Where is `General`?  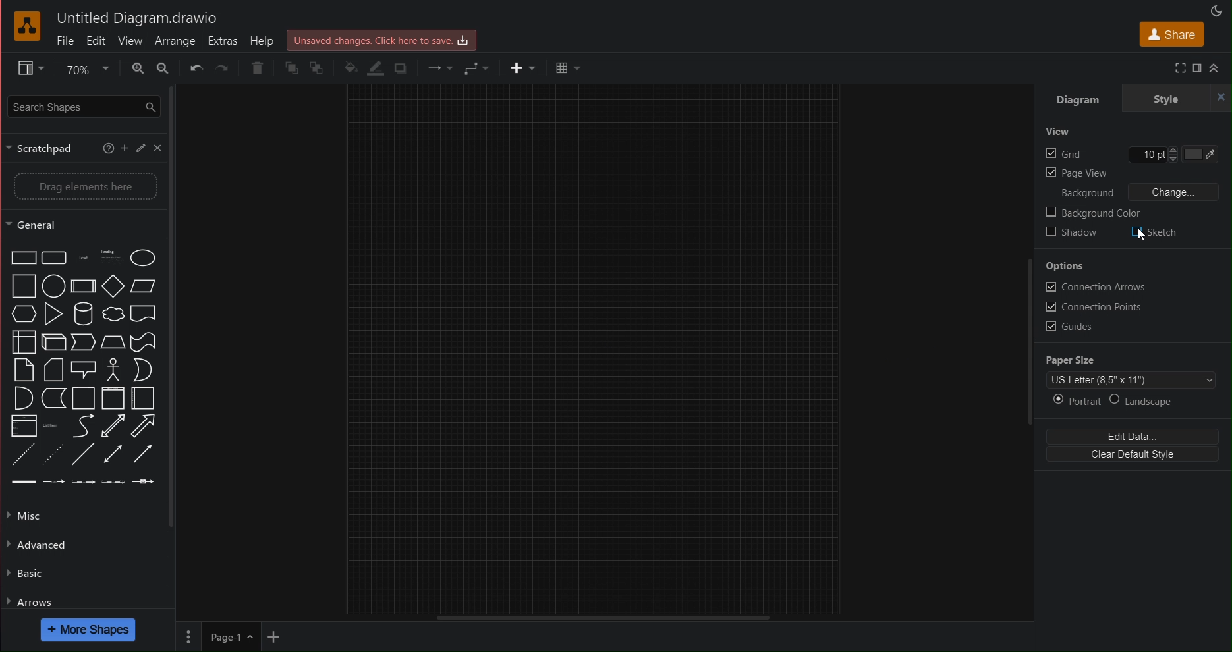
General is located at coordinates (79, 225).